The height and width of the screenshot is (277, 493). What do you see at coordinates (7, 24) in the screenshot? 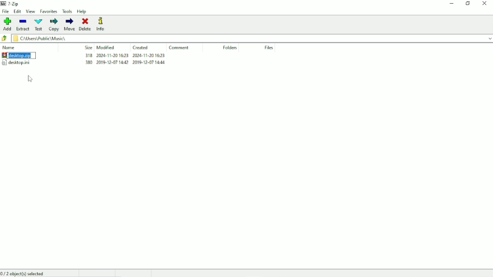
I see `Add` at bounding box center [7, 24].